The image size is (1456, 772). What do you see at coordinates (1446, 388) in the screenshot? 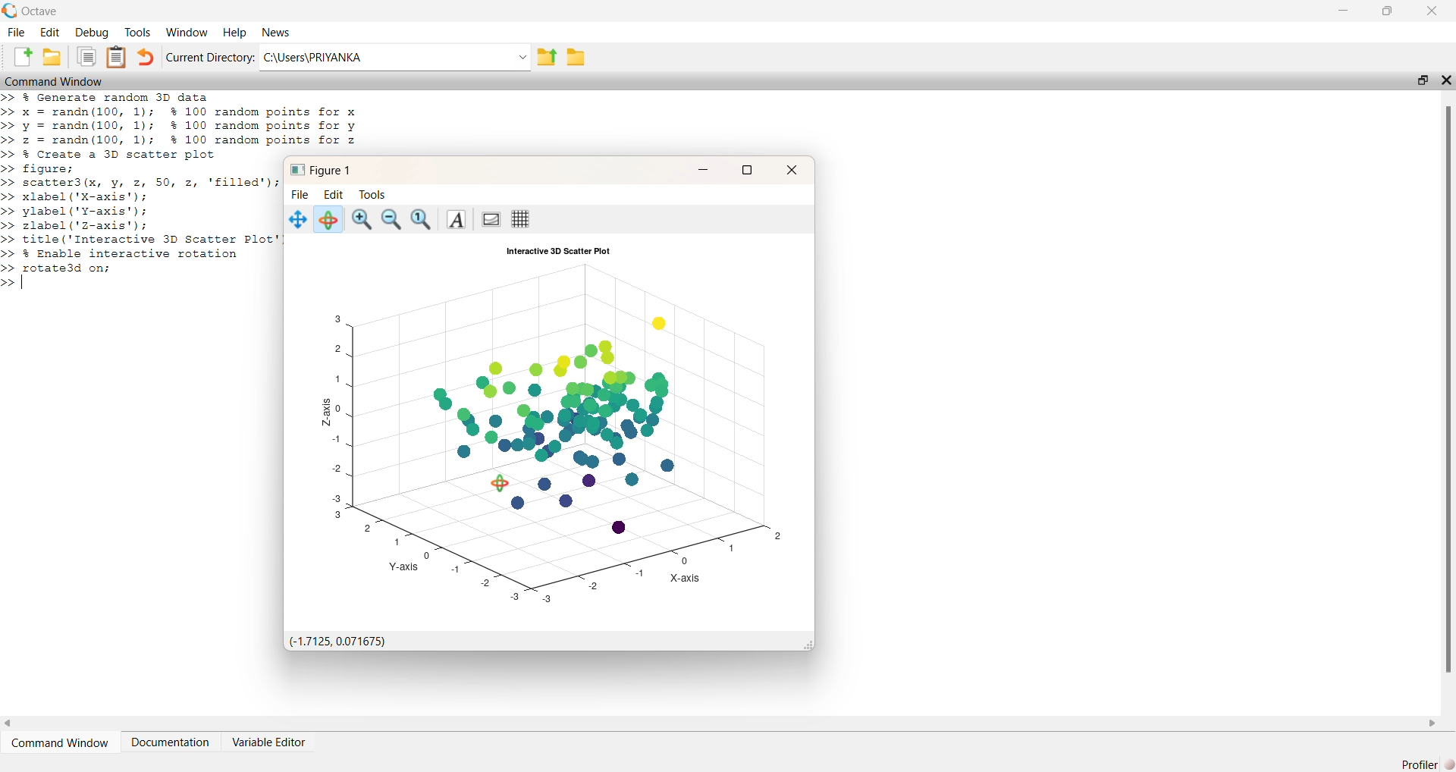
I see `scroll bar` at bounding box center [1446, 388].